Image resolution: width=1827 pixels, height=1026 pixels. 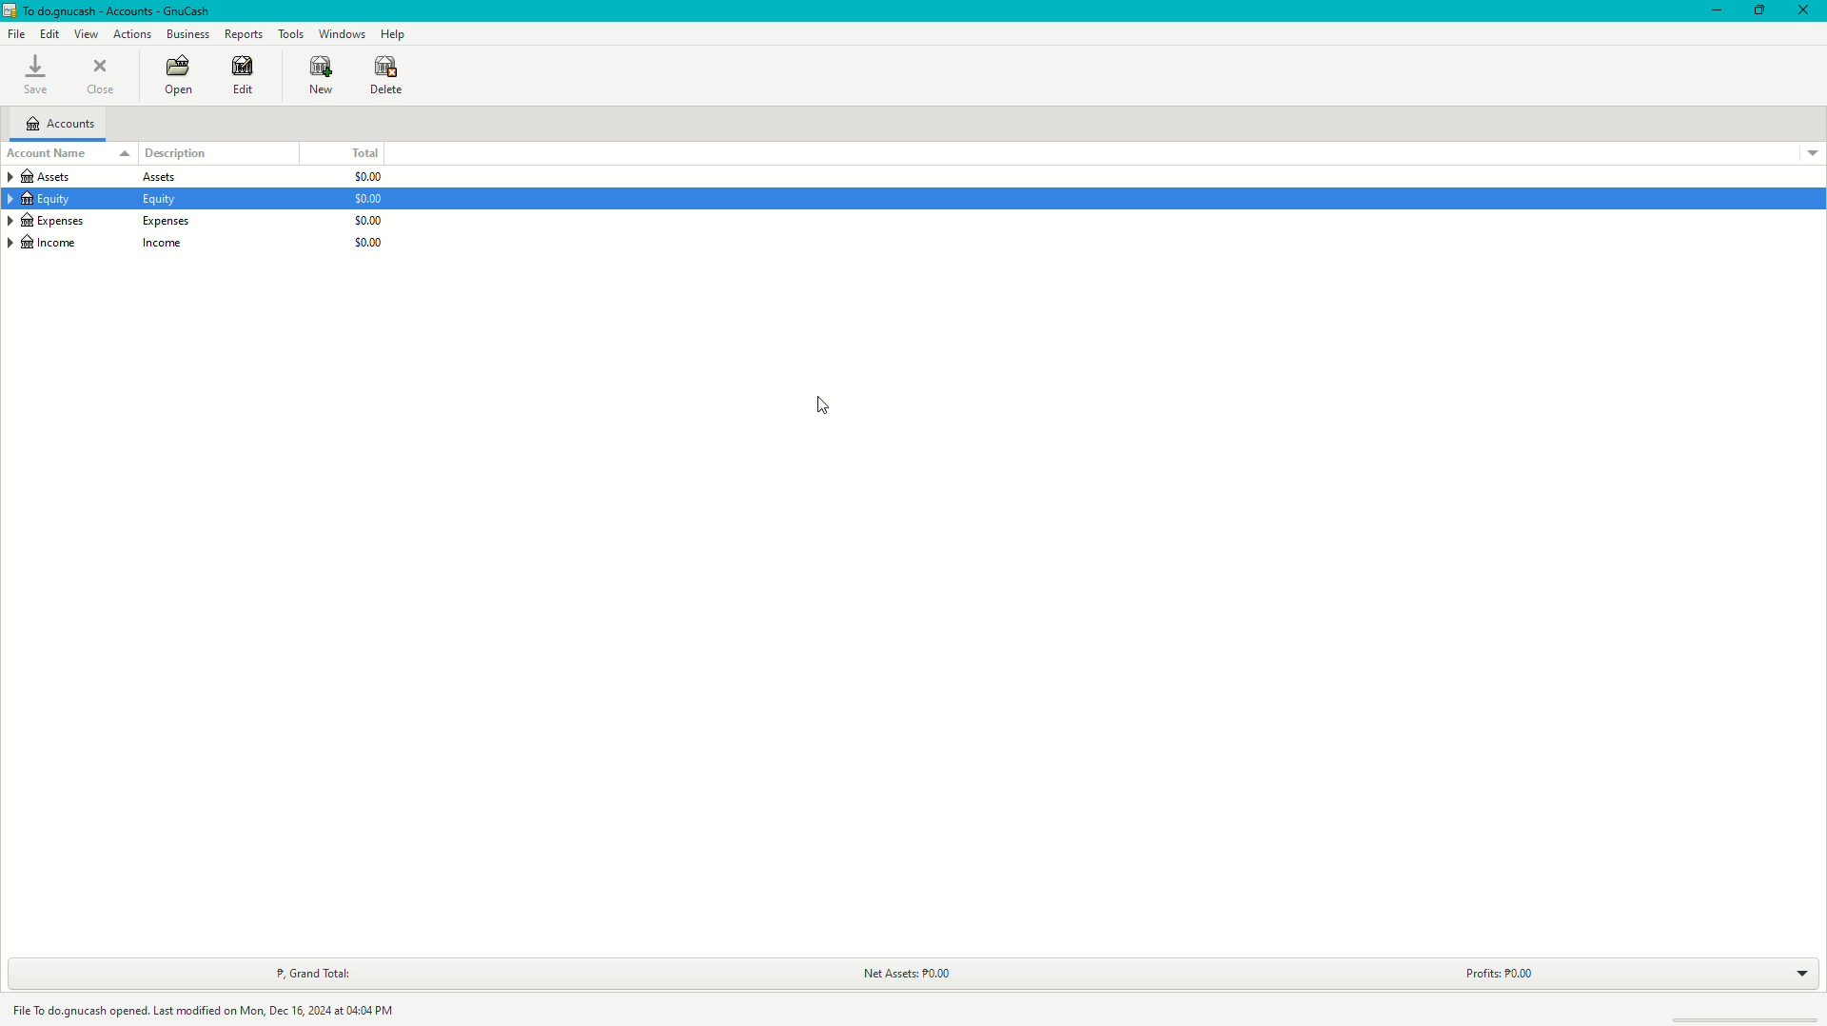 I want to click on Equity, so click(x=93, y=199).